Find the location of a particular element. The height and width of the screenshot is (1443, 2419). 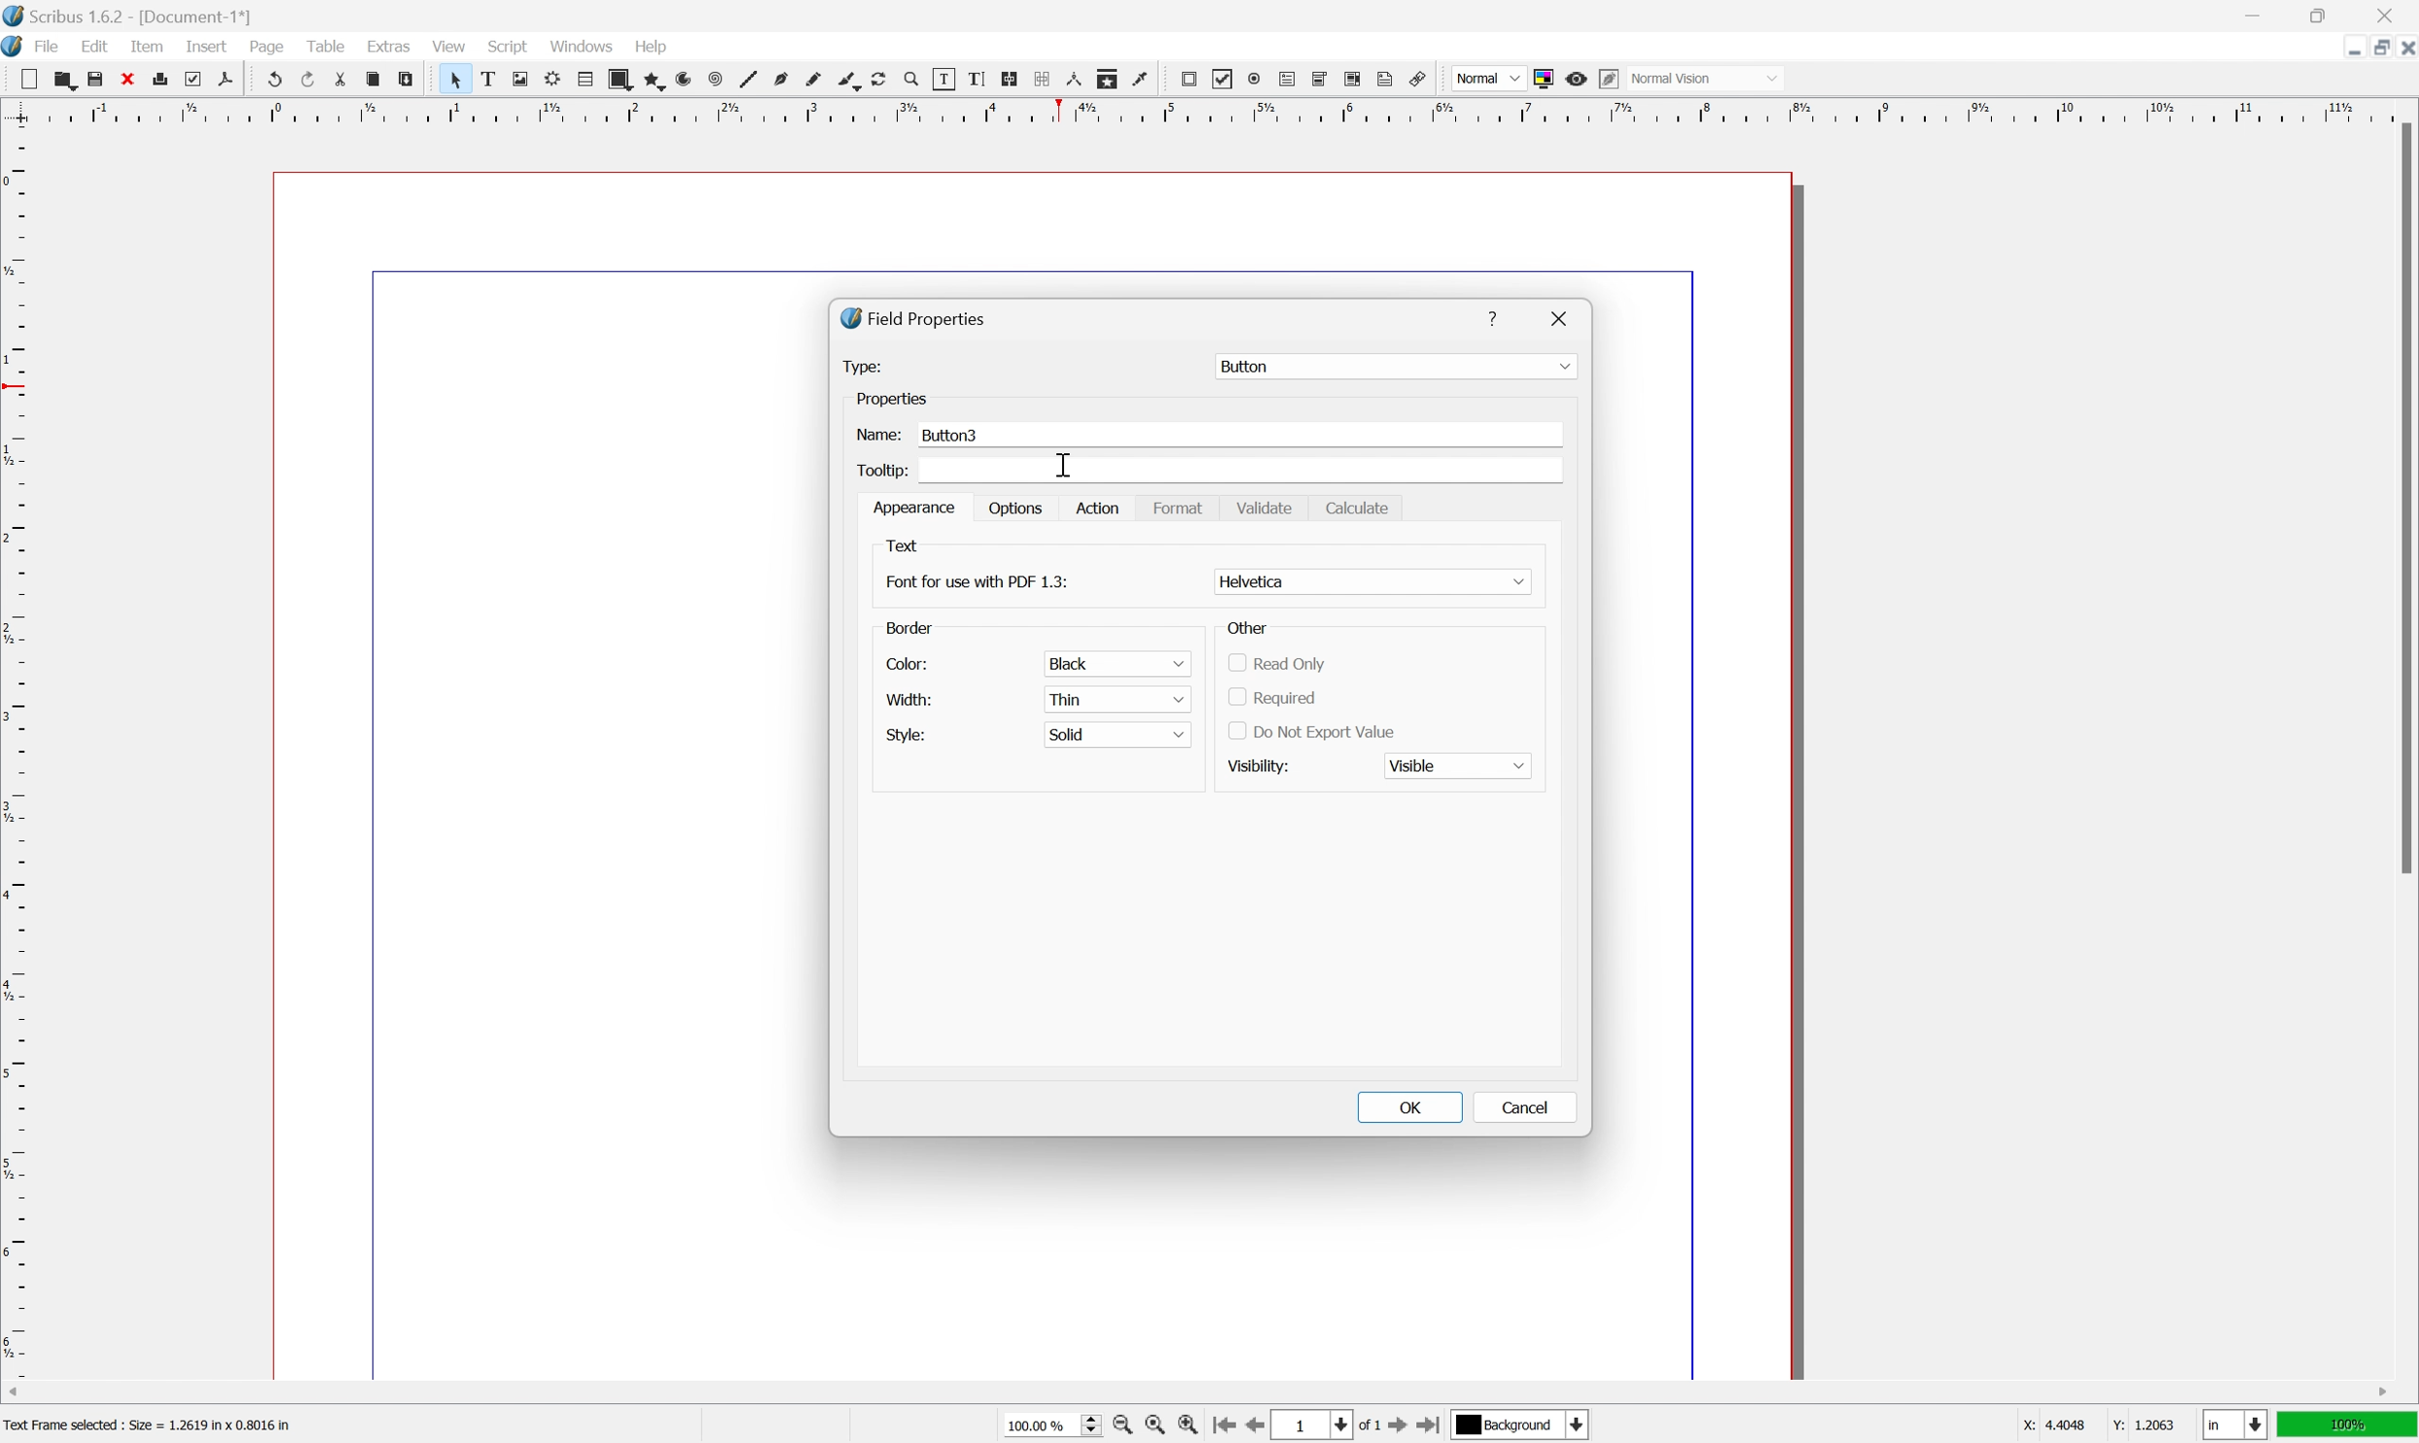

paste is located at coordinates (407, 80).